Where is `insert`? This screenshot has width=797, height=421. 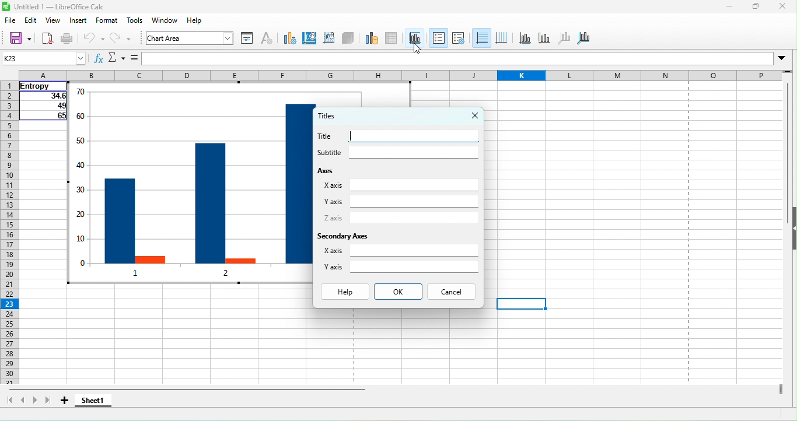
insert is located at coordinates (80, 22).